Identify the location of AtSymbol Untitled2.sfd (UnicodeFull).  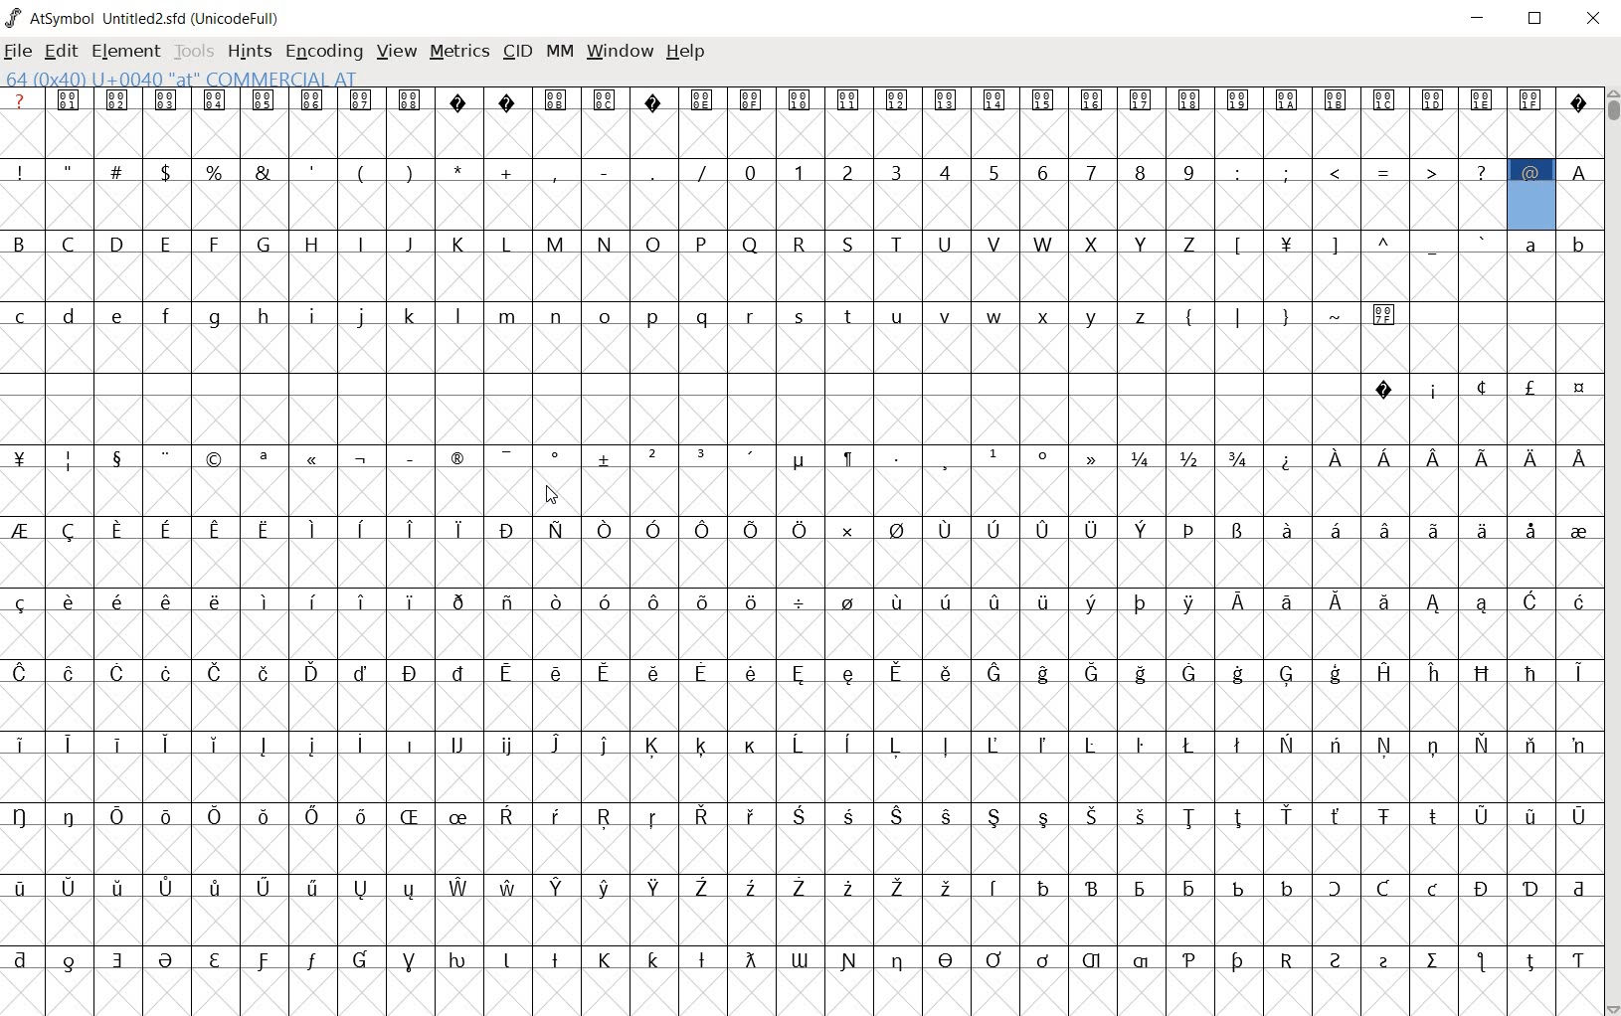
(147, 18).